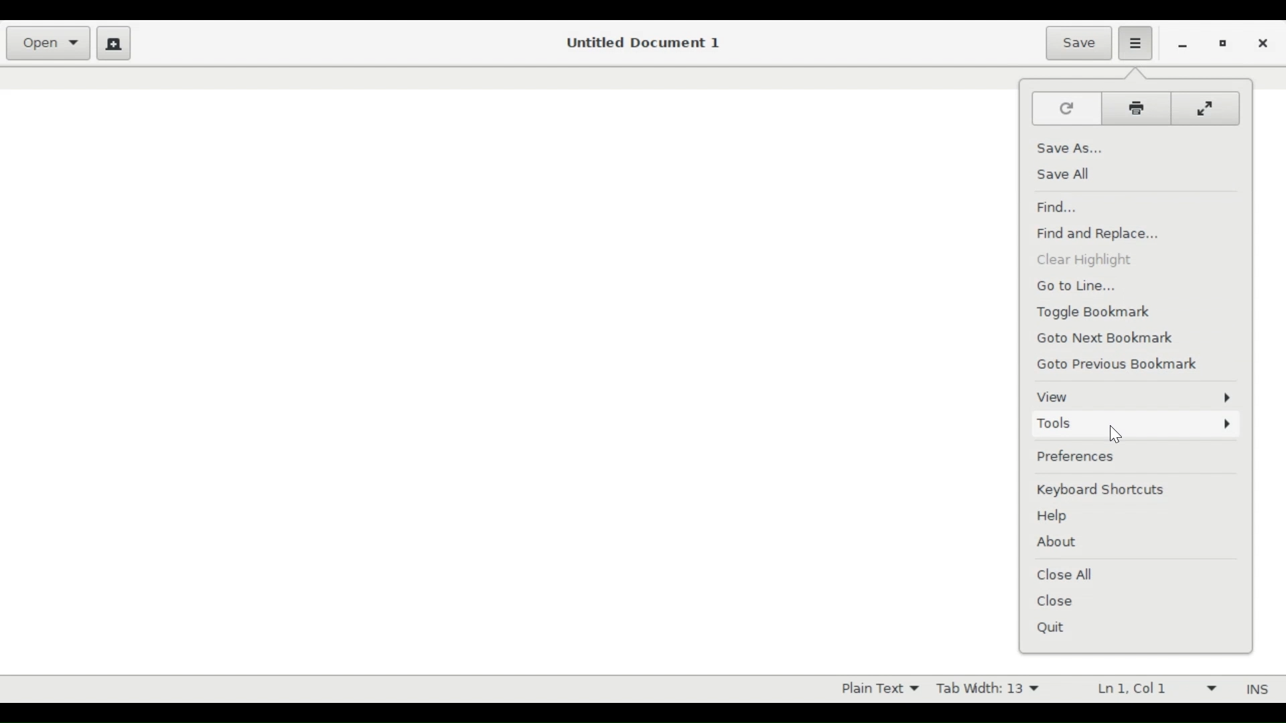 The width and height of the screenshot is (1286, 723). I want to click on About, so click(1058, 542).